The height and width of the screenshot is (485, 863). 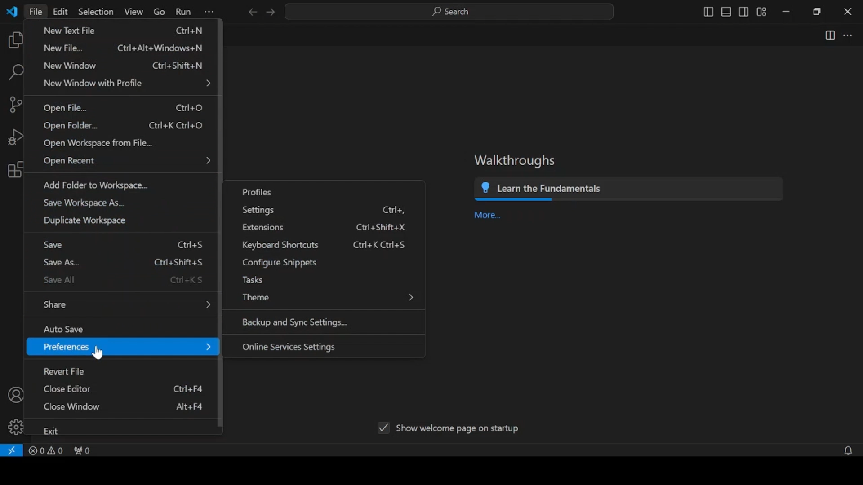 I want to click on configure snippets, so click(x=282, y=263).